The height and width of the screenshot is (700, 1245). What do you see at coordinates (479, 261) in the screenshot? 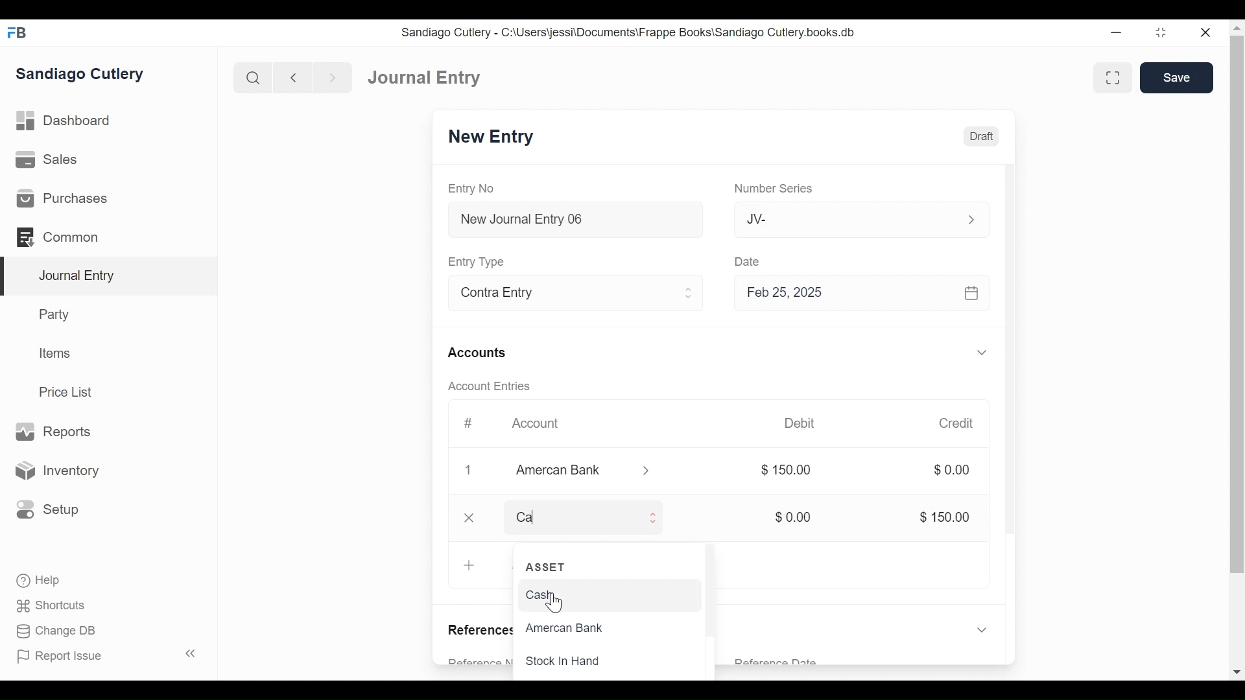
I see `Entry Type` at bounding box center [479, 261].